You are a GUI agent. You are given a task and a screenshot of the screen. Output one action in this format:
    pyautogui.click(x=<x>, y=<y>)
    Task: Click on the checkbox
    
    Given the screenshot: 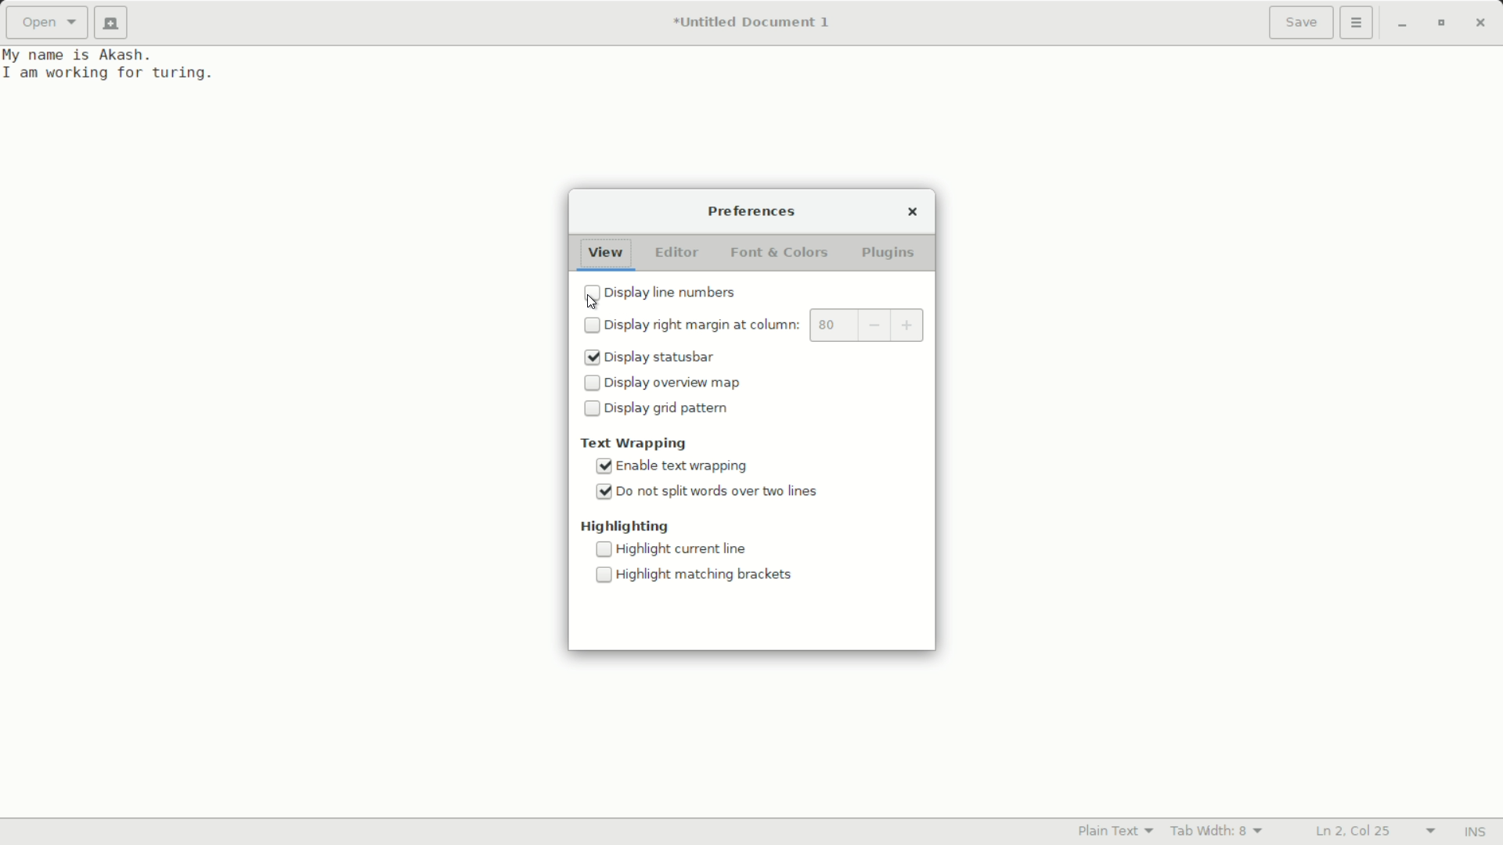 What is the action you would take?
    pyautogui.click(x=604, y=574)
    